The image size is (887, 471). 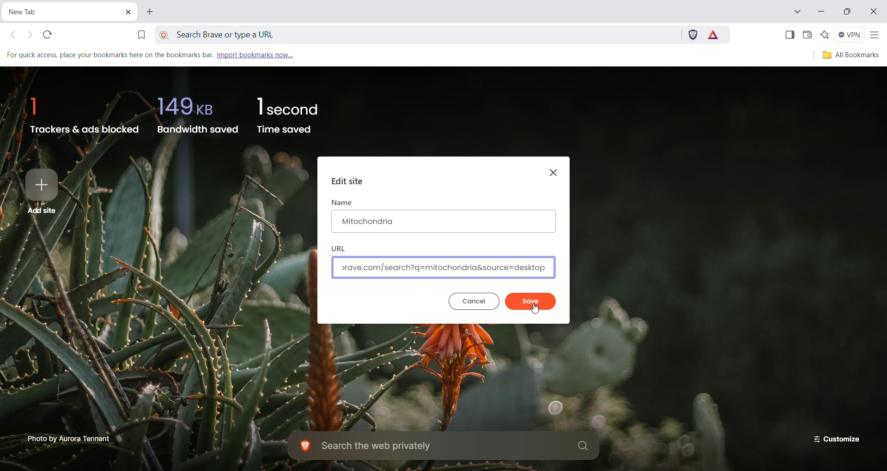 What do you see at coordinates (692, 33) in the screenshot?
I see `brave shields` at bounding box center [692, 33].